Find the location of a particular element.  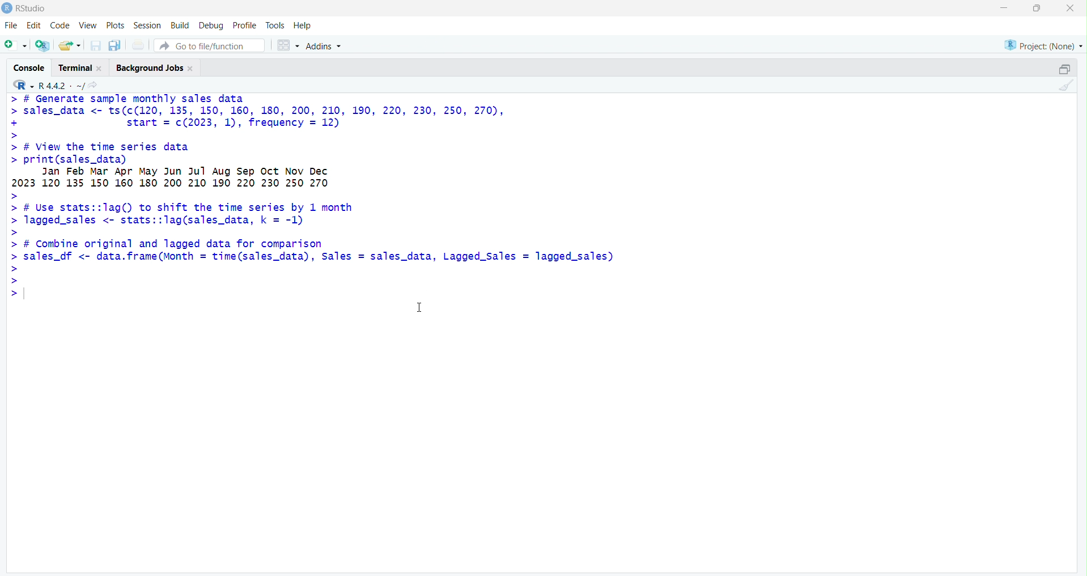

track is located at coordinates (276, 24).